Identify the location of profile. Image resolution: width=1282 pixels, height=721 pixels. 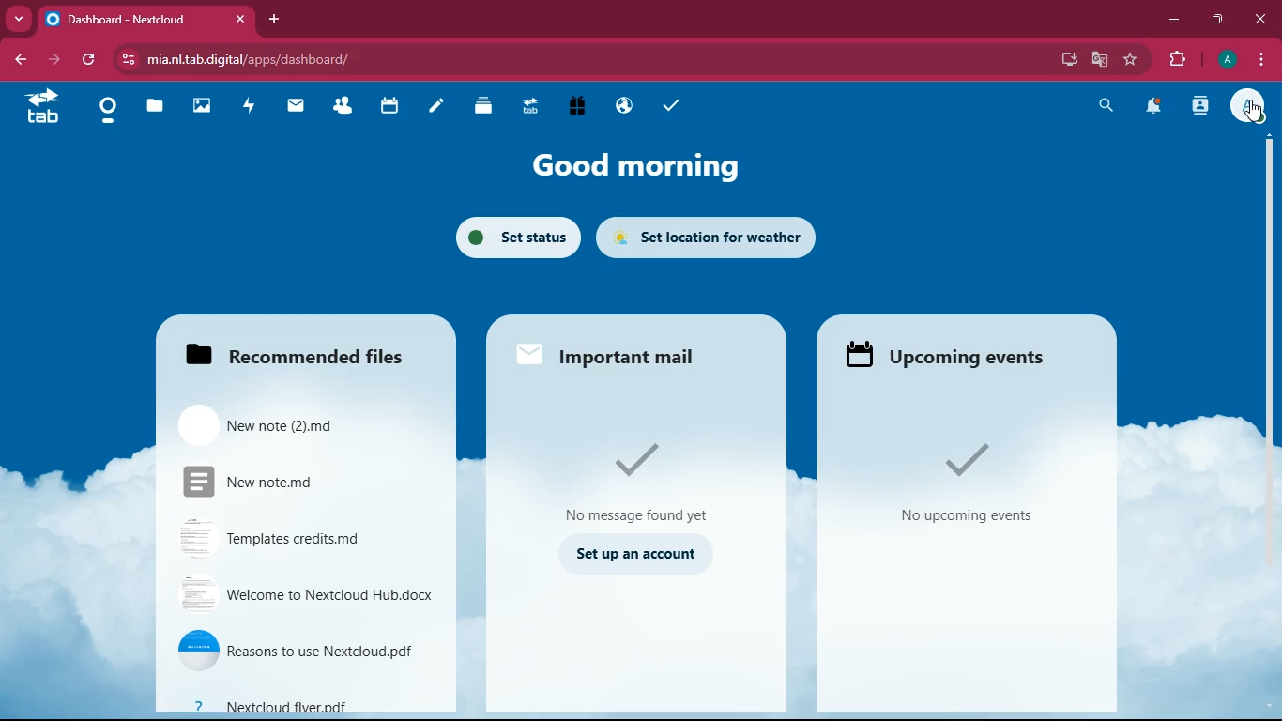
(1248, 107).